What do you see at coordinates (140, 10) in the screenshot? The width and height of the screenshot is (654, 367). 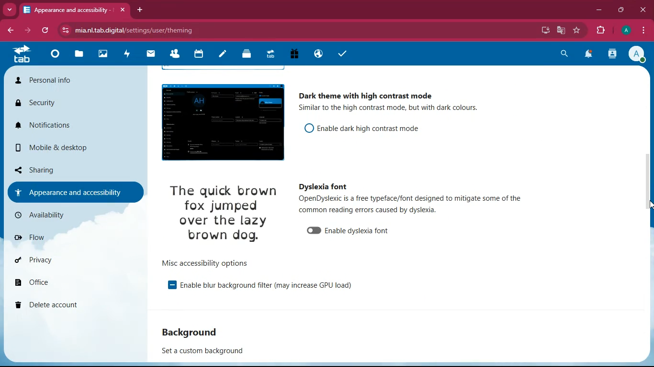 I see `add tab` at bounding box center [140, 10].